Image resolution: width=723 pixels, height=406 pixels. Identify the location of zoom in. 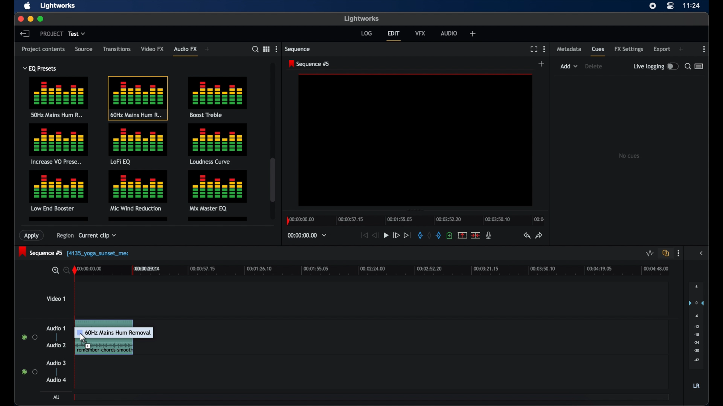
(54, 270).